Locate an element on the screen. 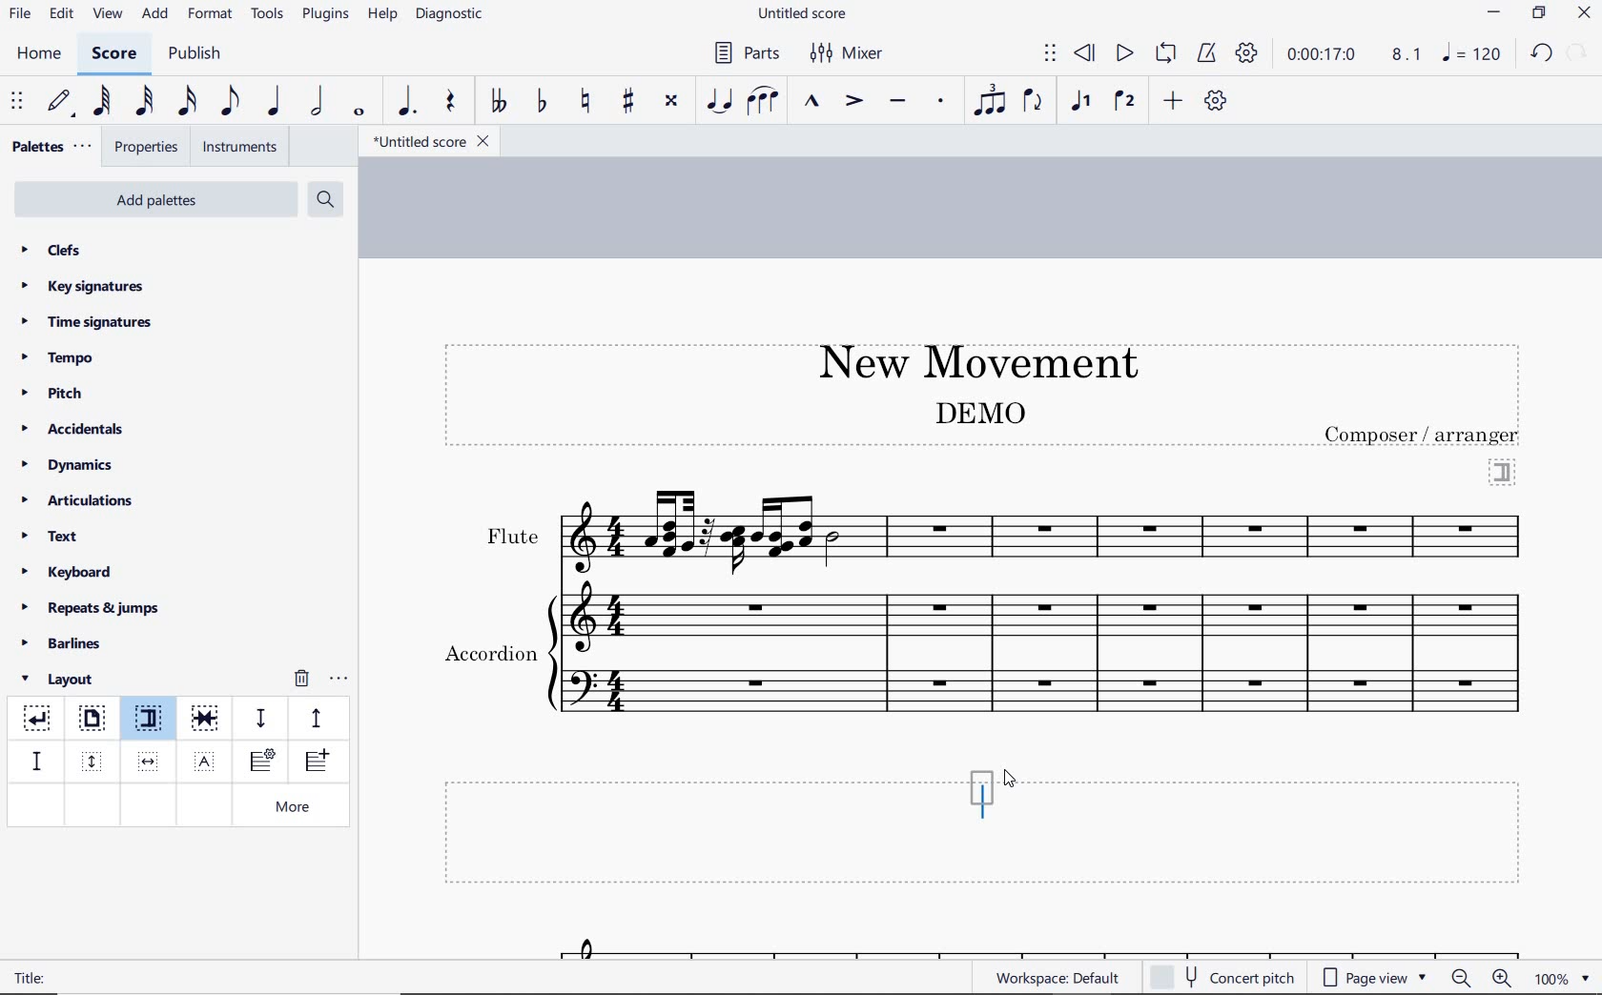  tempo is located at coordinates (63, 356).